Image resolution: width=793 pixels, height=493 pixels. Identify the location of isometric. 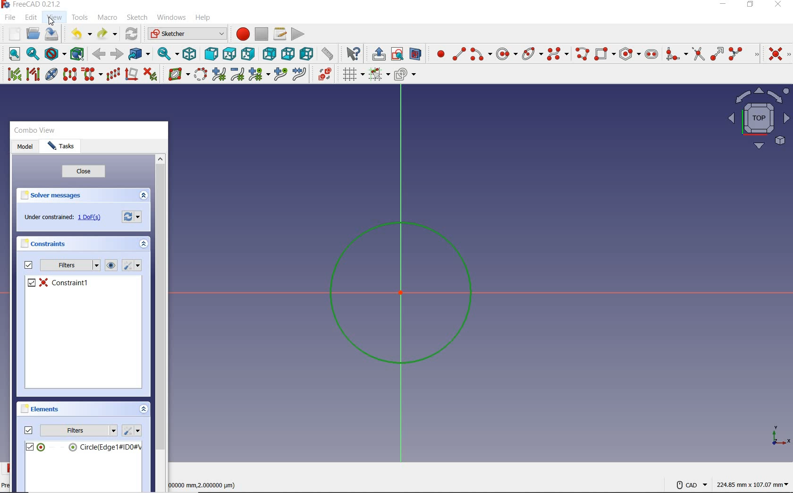
(186, 54).